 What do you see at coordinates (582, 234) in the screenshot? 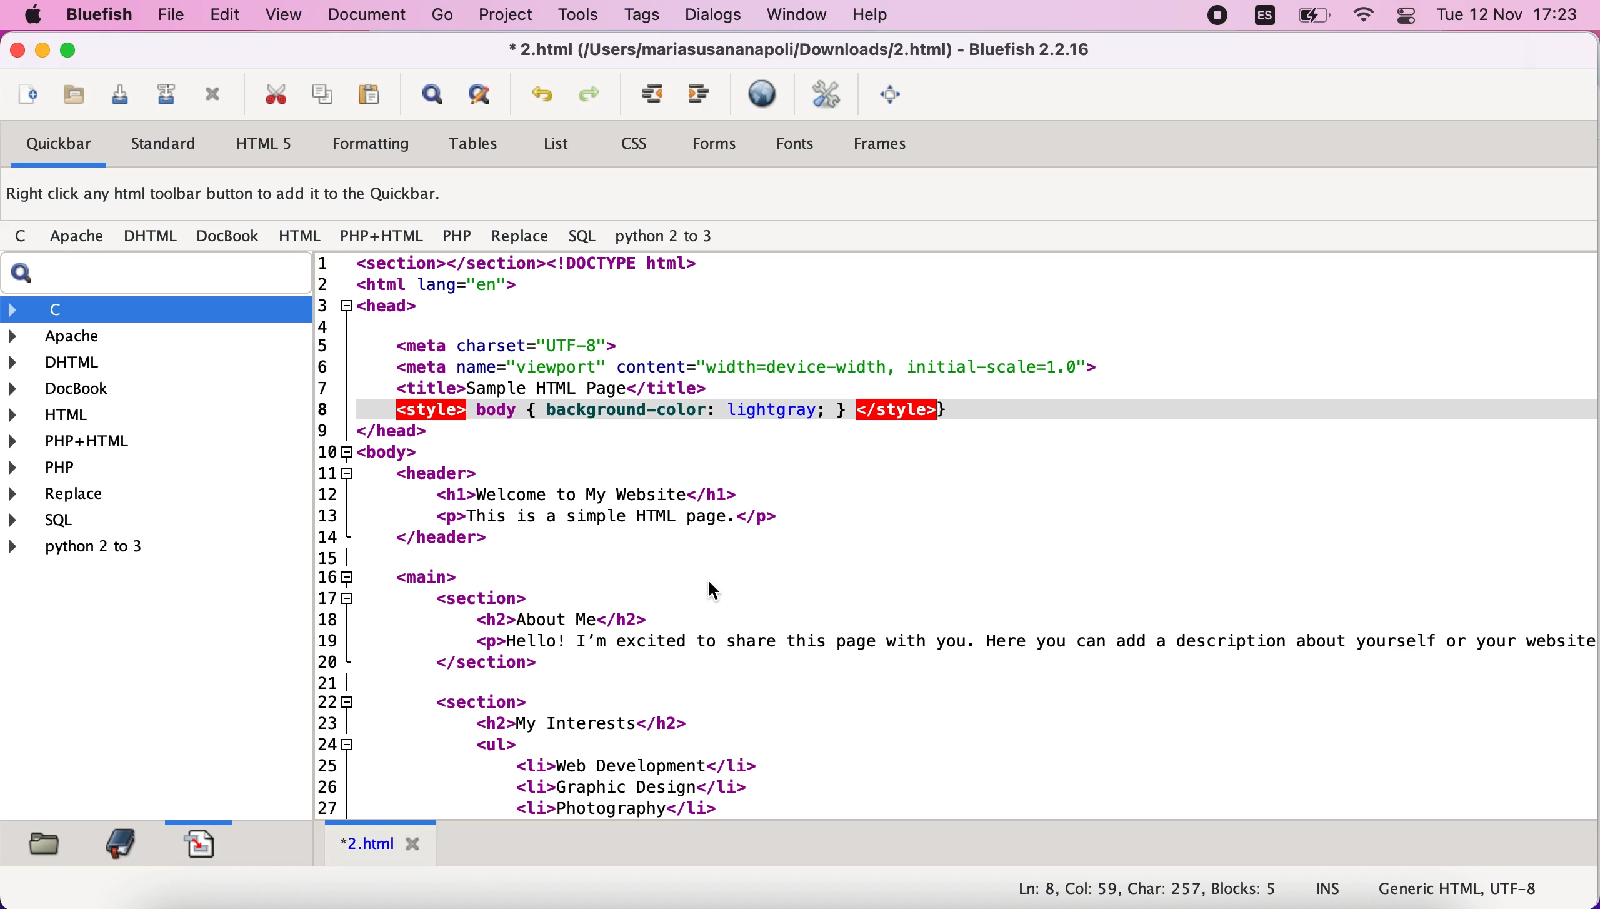
I see `sql` at bounding box center [582, 234].